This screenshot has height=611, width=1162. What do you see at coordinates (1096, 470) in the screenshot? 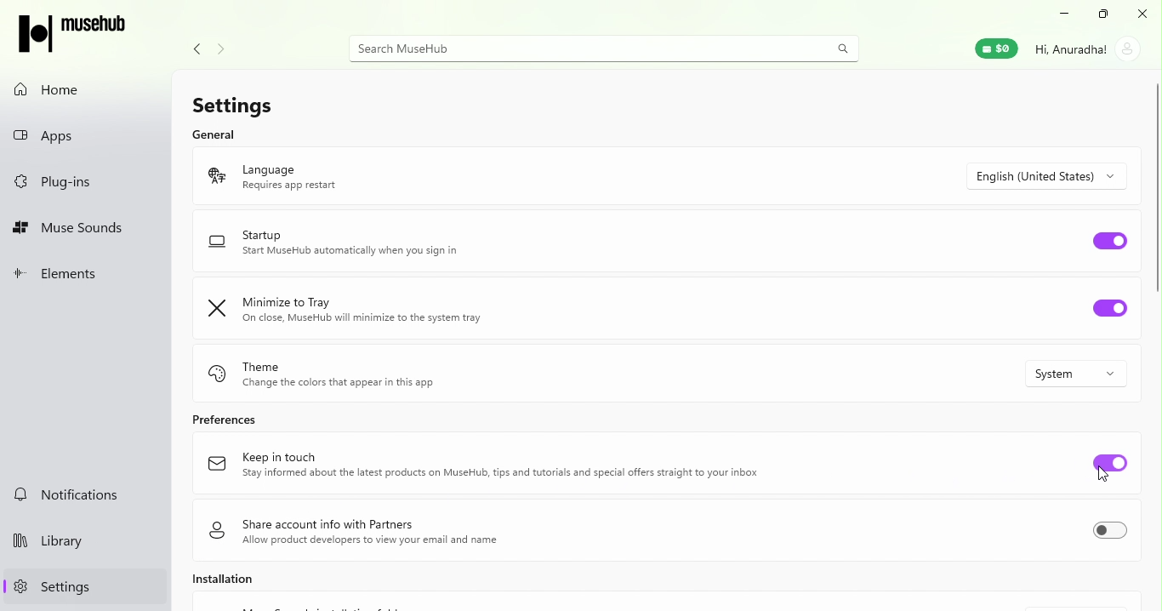
I see `cursor` at bounding box center [1096, 470].